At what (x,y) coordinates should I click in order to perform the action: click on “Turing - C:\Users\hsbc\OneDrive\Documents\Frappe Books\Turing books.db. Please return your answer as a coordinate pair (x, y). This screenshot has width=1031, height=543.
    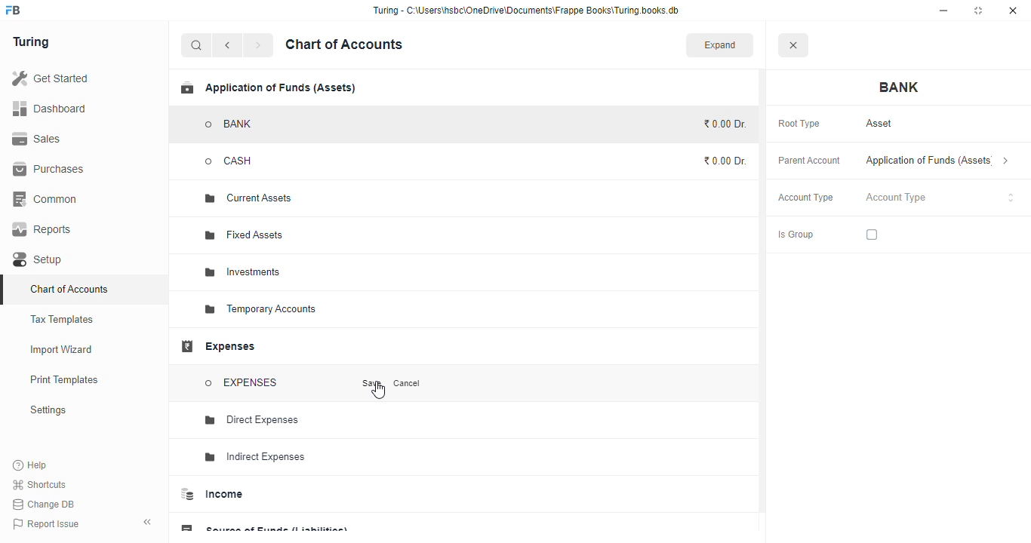
    Looking at the image, I should click on (525, 10).